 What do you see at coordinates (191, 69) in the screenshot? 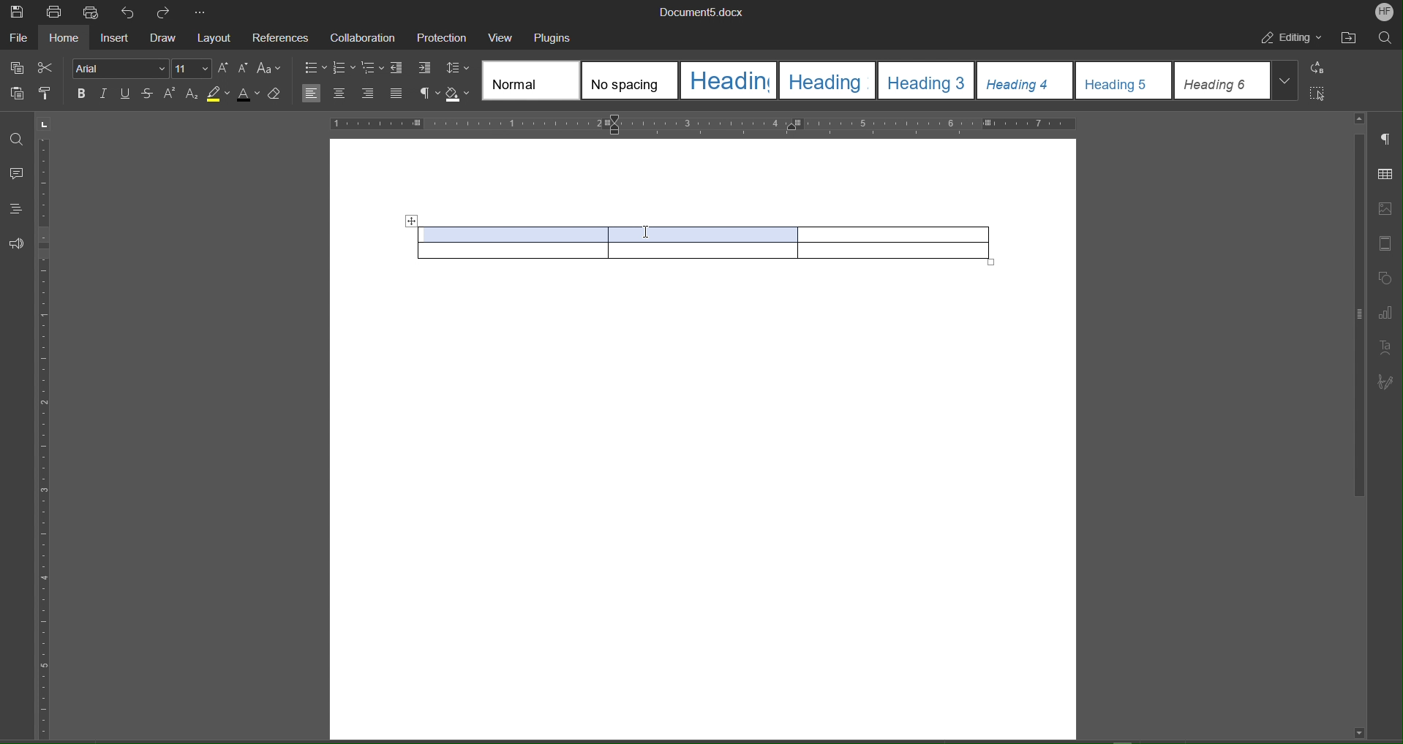
I see `Font Size` at bounding box center [191, 69].